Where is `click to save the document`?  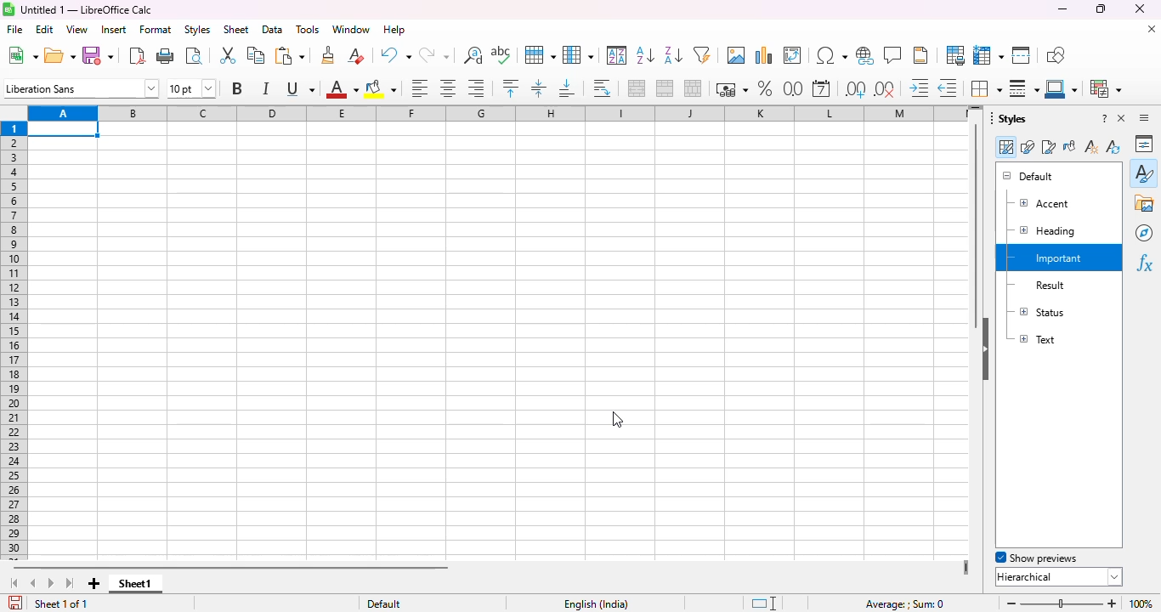 click to save the document is located at coordinates (15, 603).